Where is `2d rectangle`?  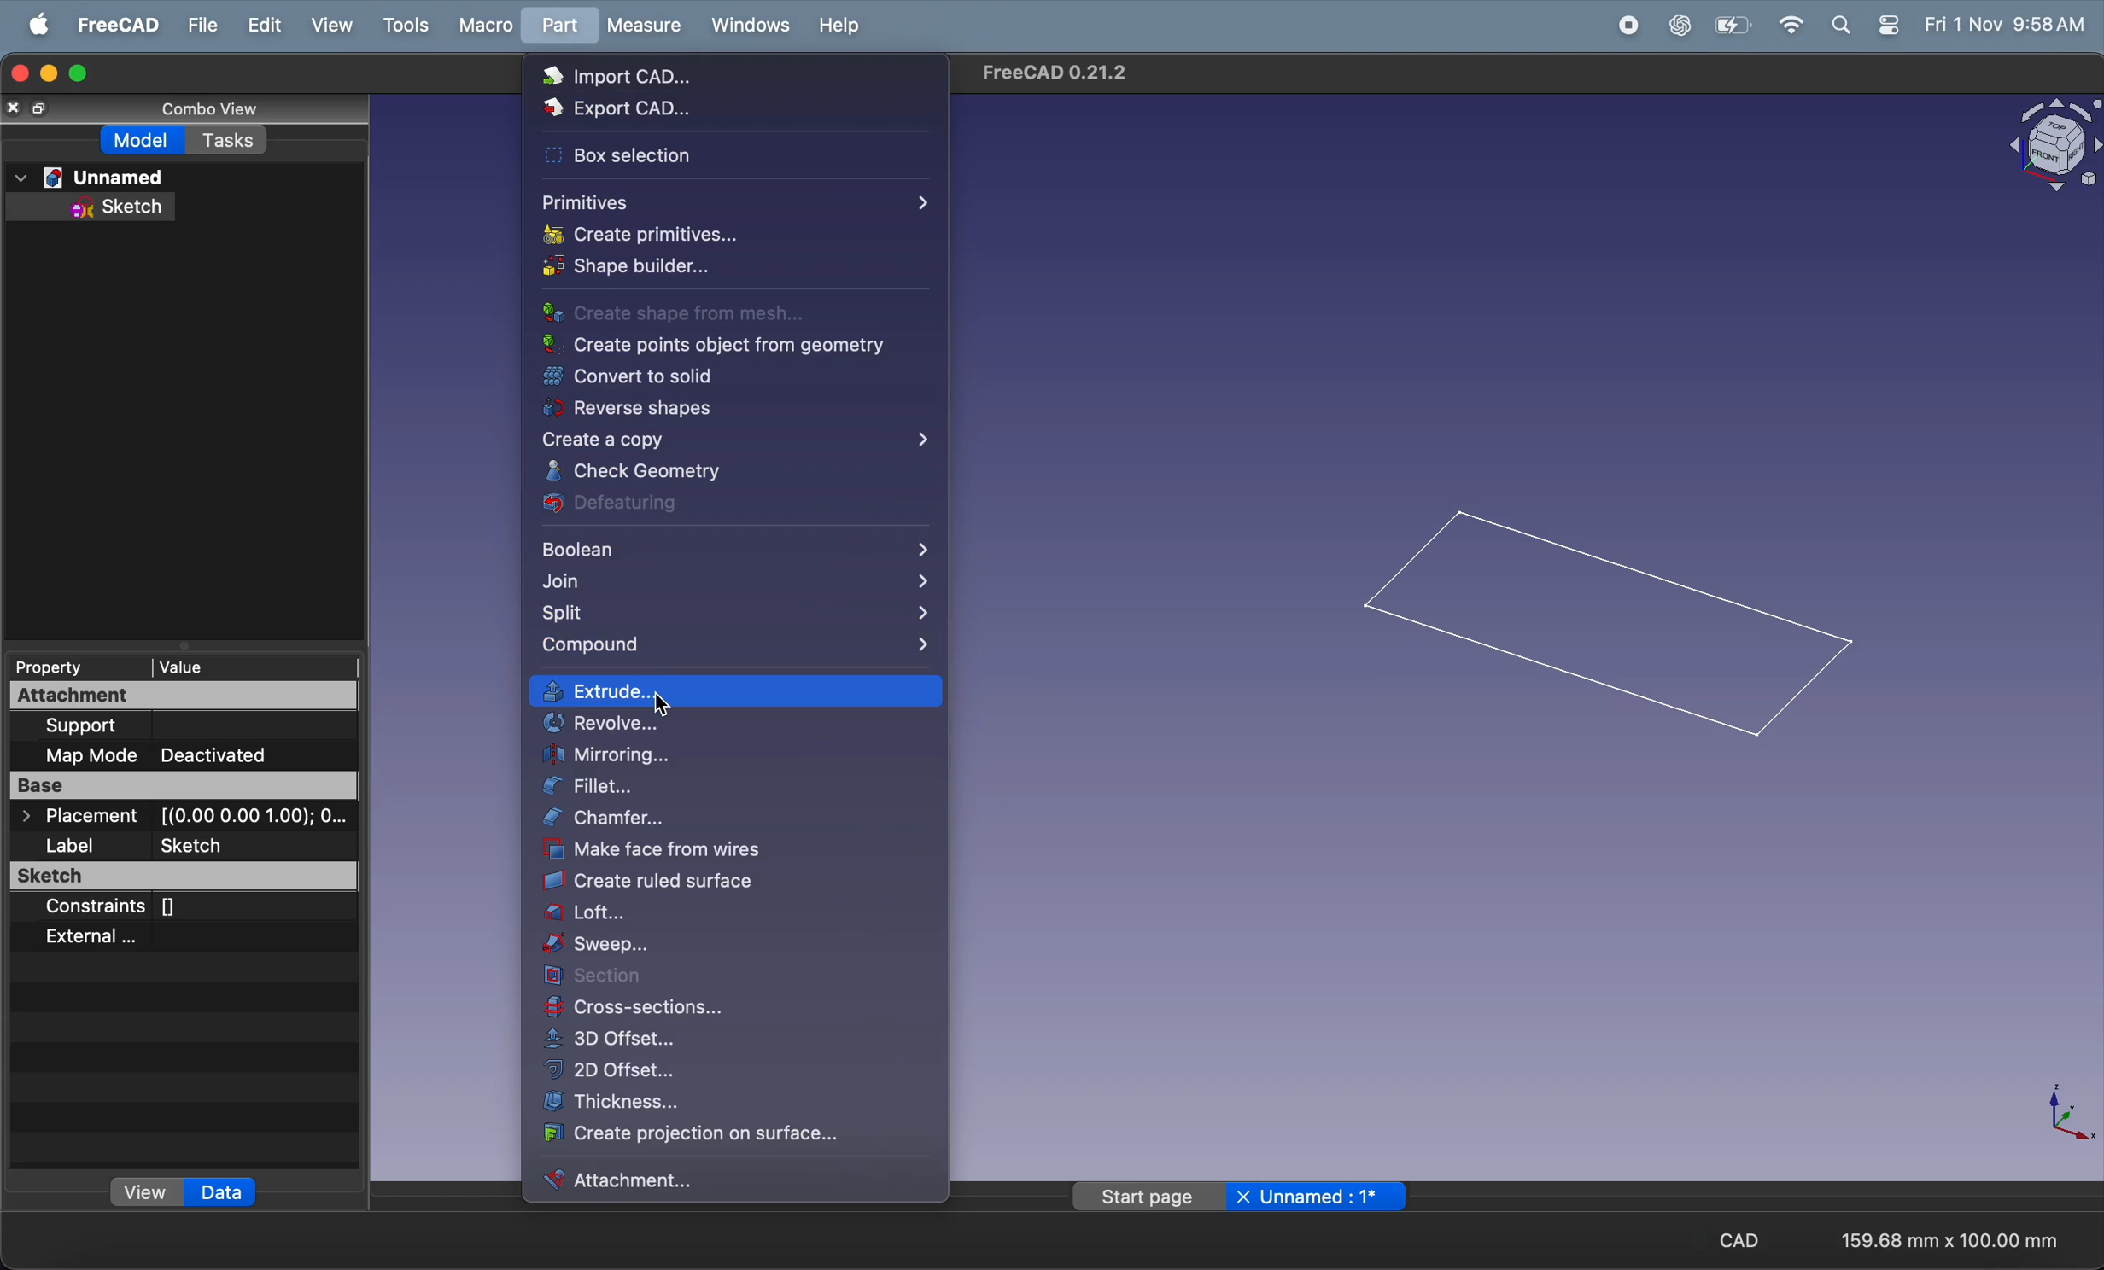
2d rectangle is located at coordinates (1604, 622).